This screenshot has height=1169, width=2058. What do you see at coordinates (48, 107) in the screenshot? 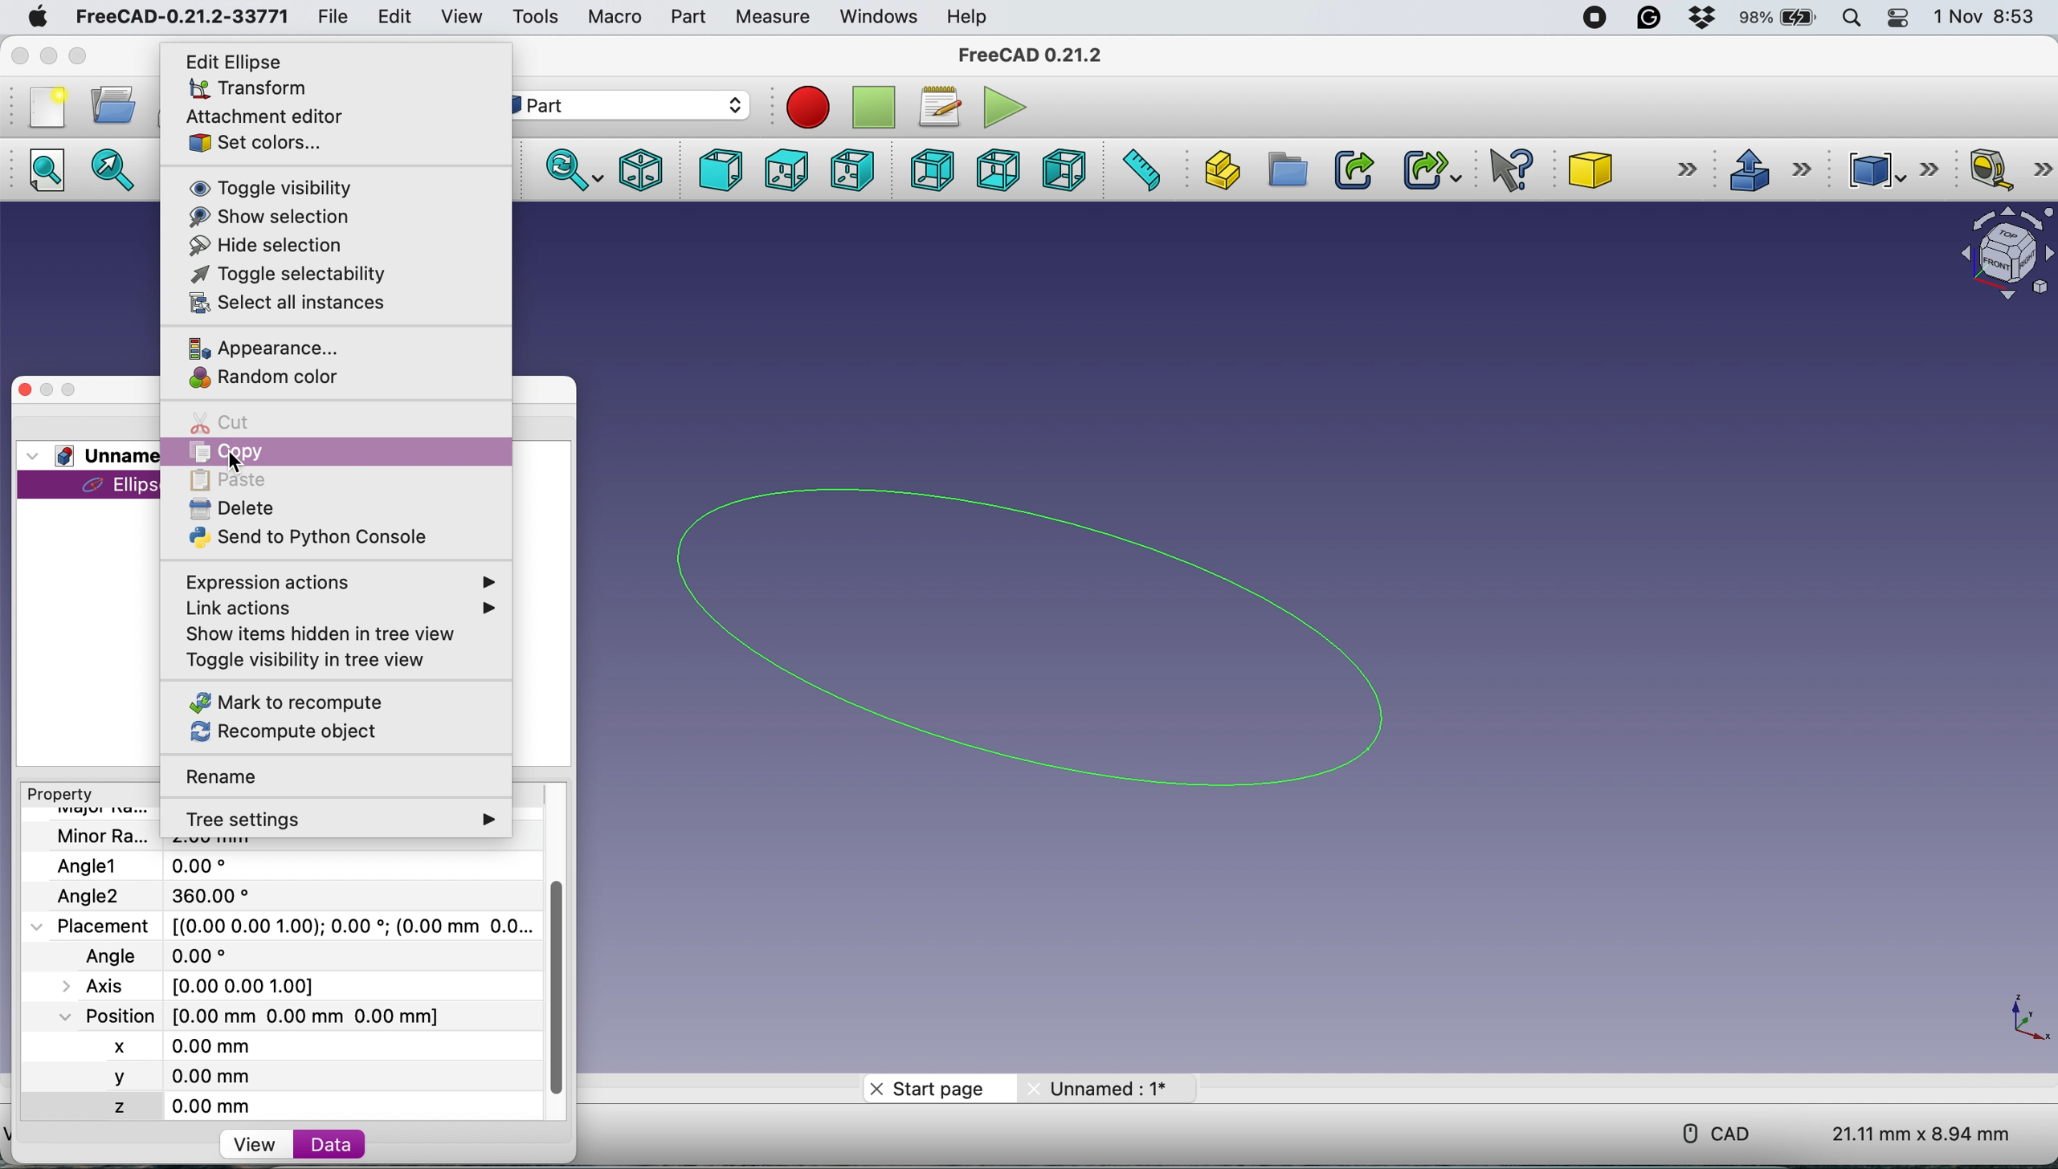
I see `new` at bounding box center [48, 107].